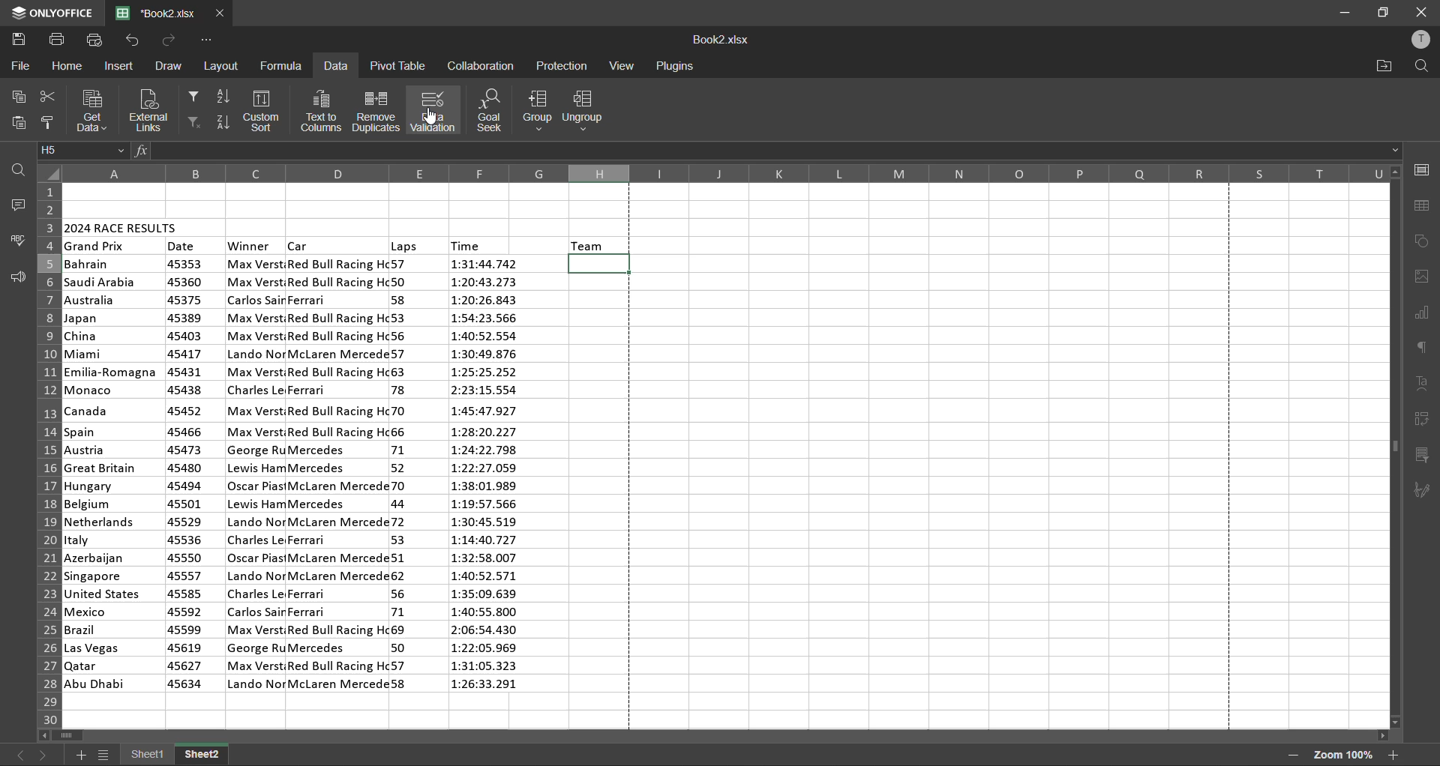  What do you see at coordinates (220, 13) in the screenshot?
I see `close tab` at bounding box center [220, 13].